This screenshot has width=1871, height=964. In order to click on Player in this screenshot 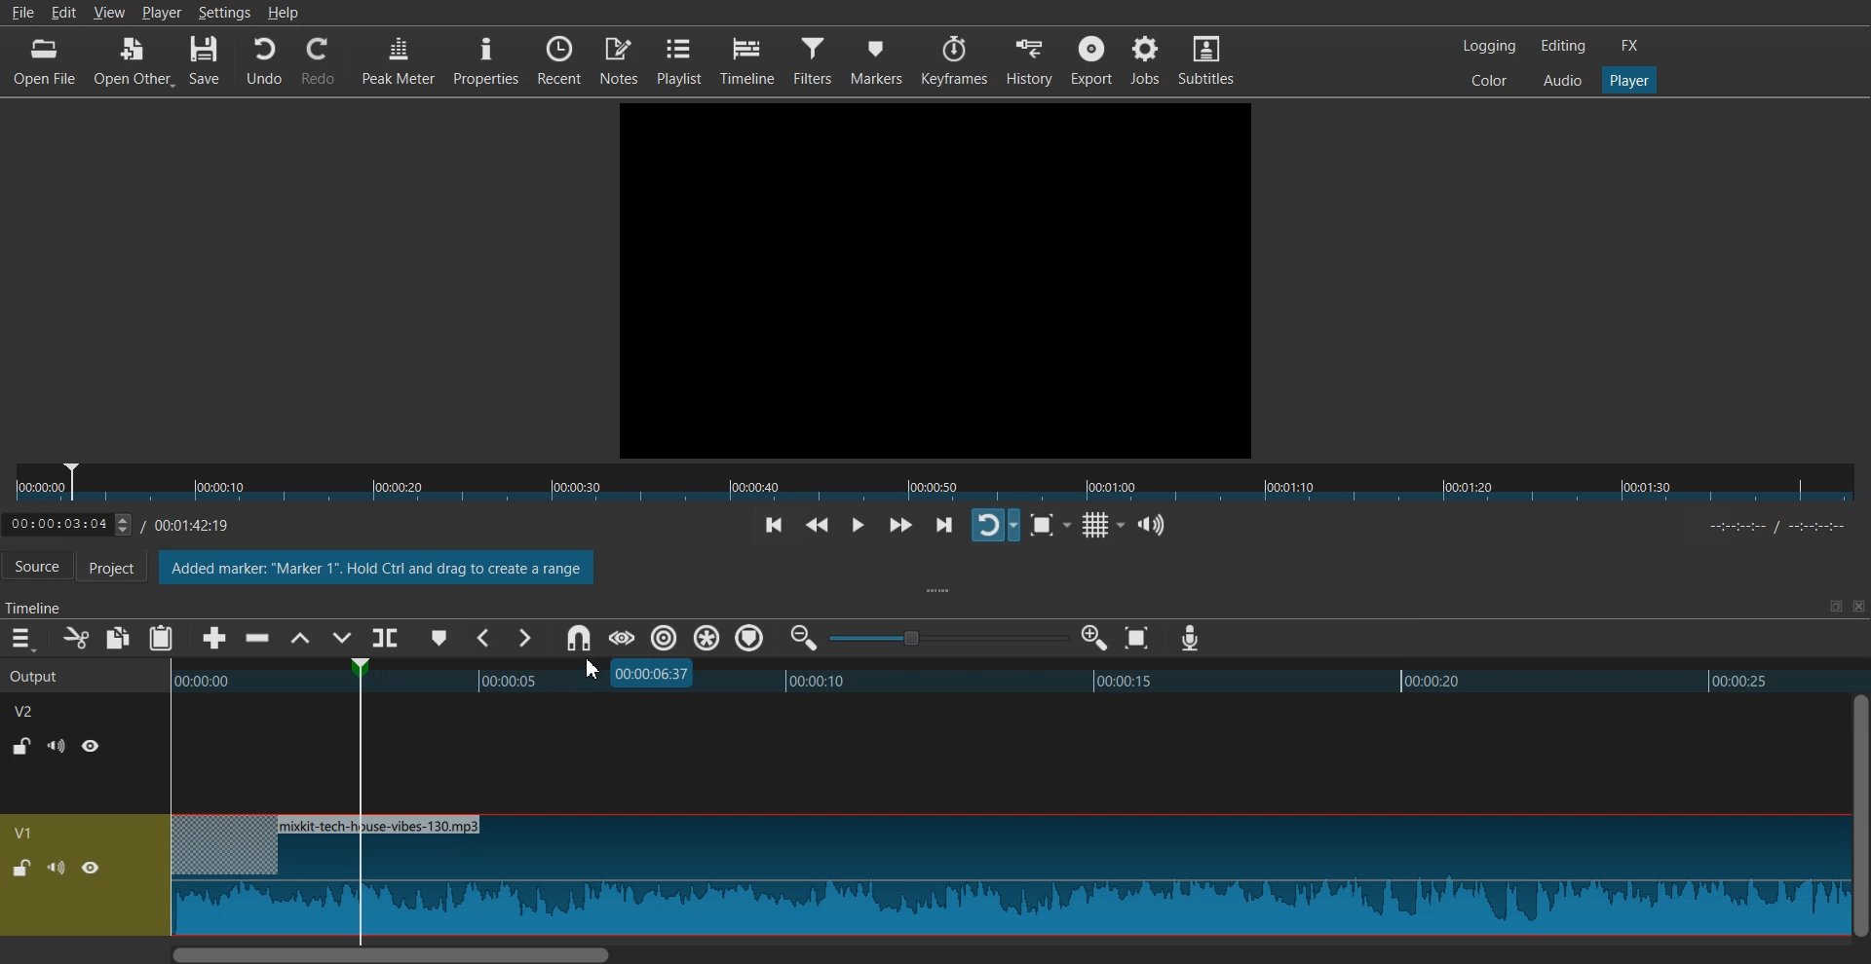, I will do `click(1630, 81)`.